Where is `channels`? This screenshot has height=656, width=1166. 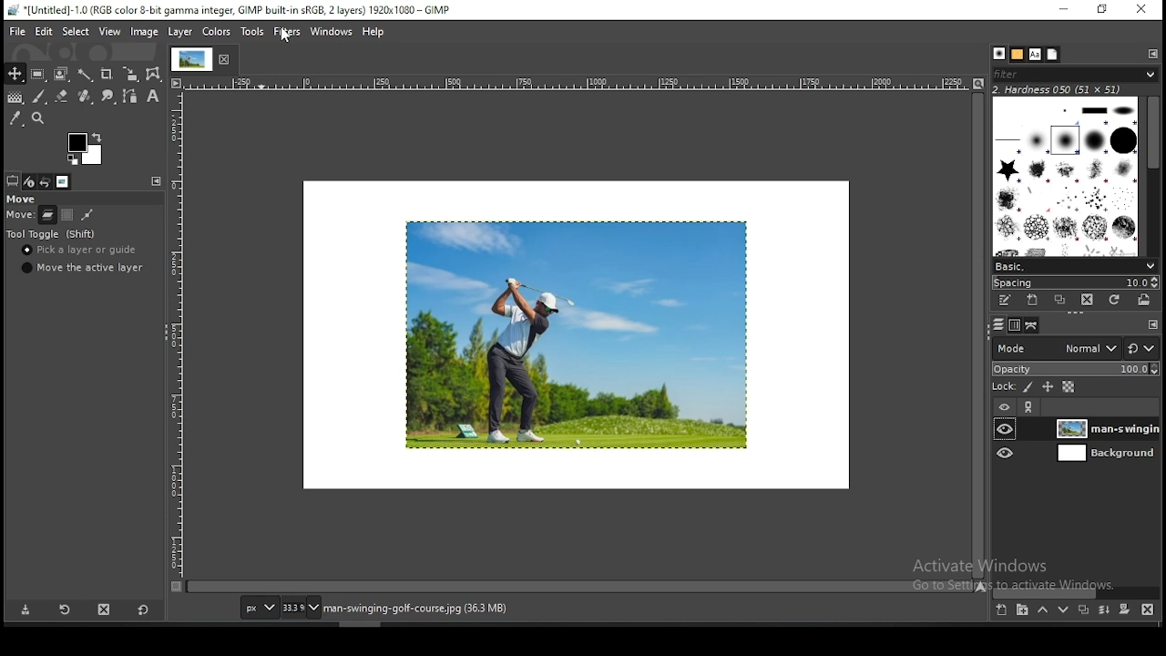 channels is located at coordinates (1013, 324).